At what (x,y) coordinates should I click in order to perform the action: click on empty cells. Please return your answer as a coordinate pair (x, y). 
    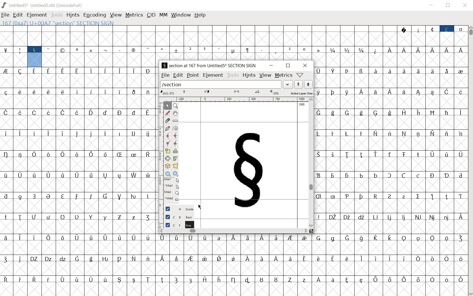
    Looking at the image, I should click on (78, 165).